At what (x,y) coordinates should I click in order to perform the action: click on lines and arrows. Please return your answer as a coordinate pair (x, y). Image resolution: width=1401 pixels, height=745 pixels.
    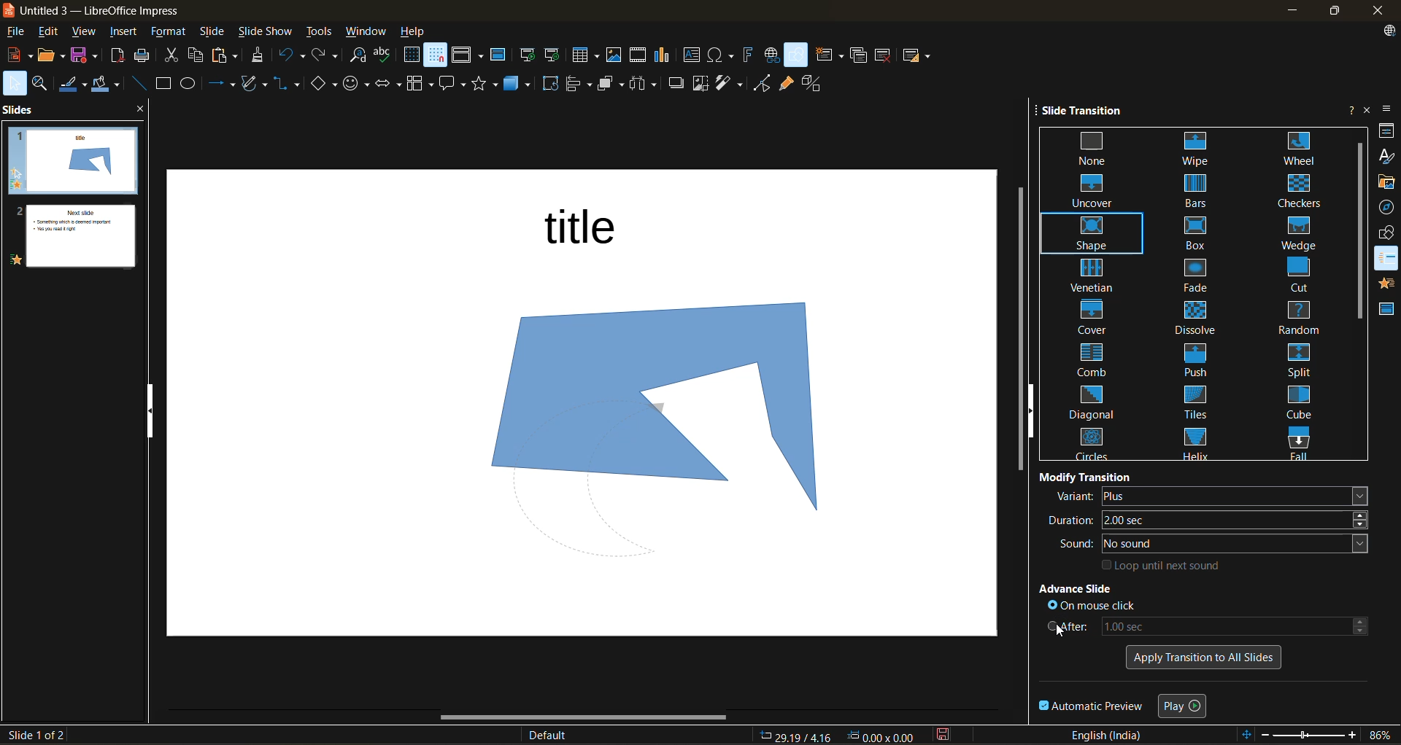
    Looking at the image, I should click on (222, 85).